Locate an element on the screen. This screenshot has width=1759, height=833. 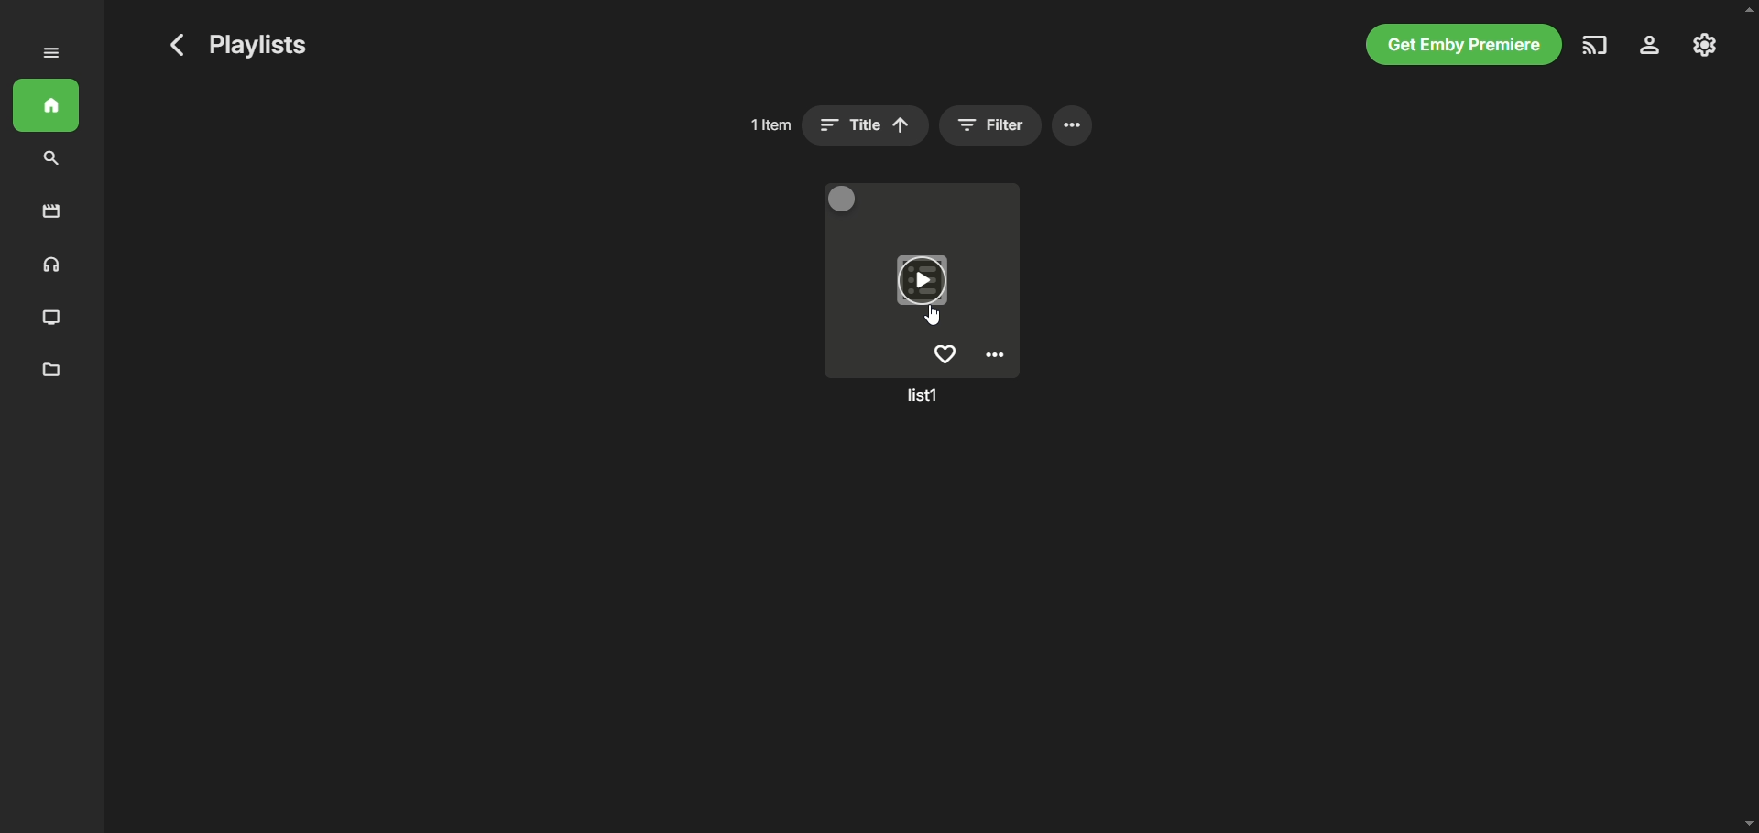
movies is located at coordinates (52, 212).